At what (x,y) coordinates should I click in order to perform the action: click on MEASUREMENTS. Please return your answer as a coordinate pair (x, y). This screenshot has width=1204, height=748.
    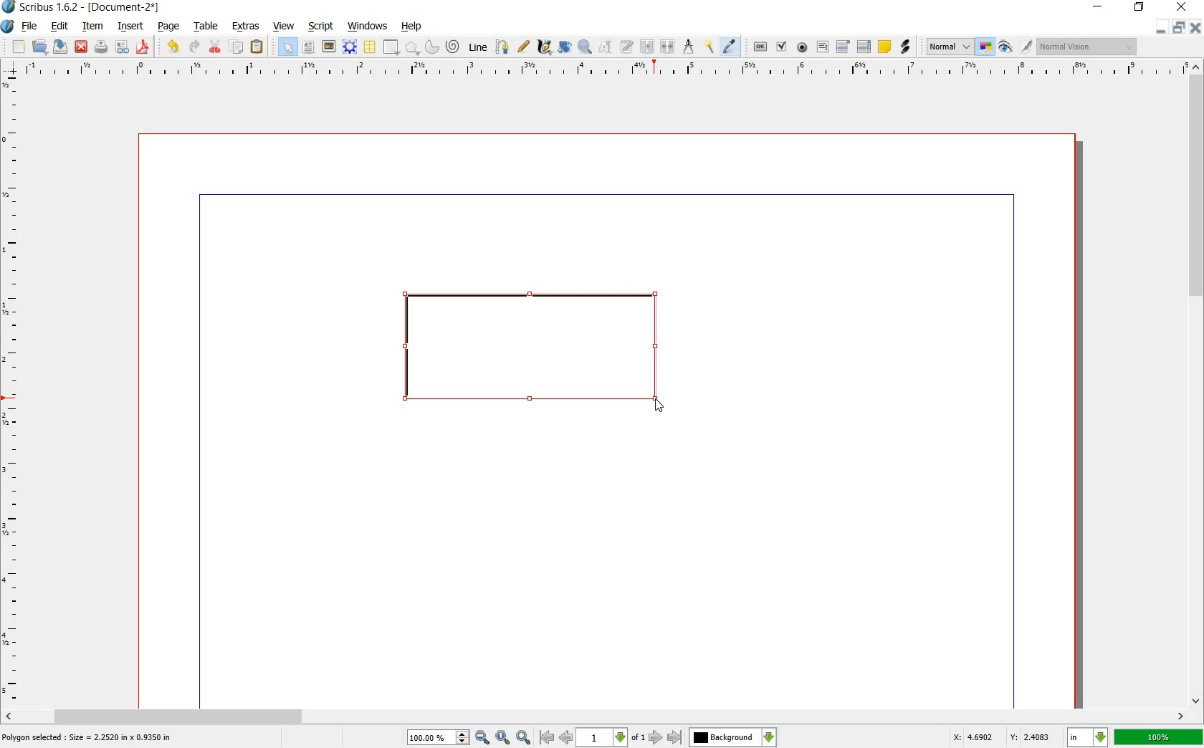
    Looking at the image, I should click on (688, 47).